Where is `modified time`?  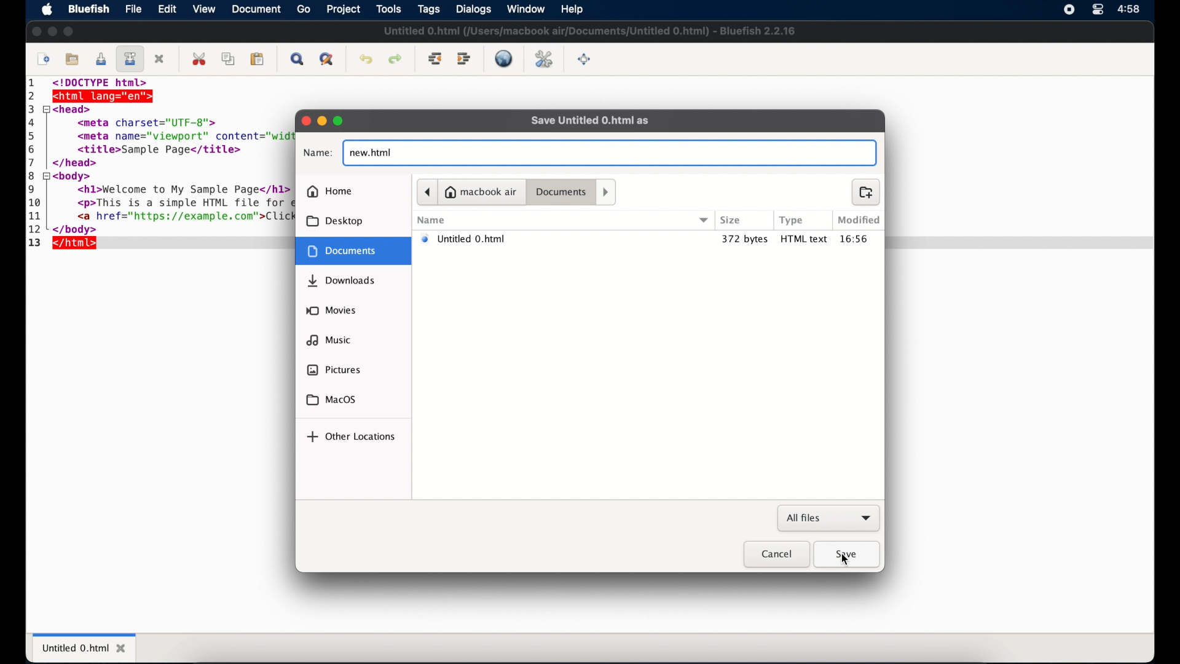
modified time is located at coordinates (860, 239).